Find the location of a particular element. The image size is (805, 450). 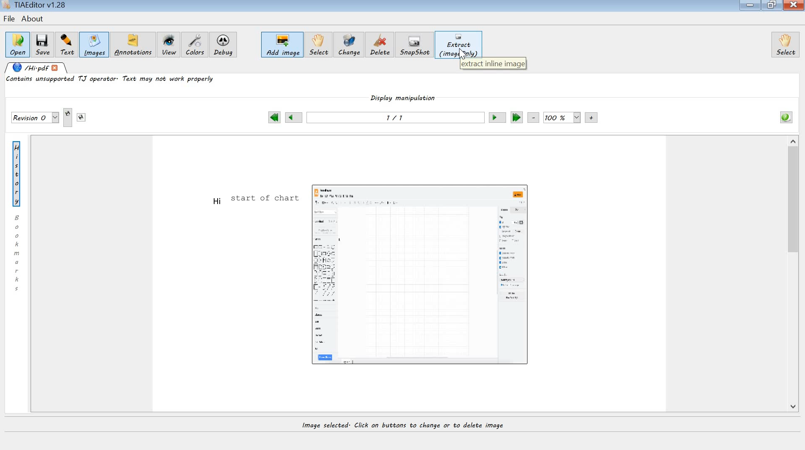

about is located at coordinates (34, 20).